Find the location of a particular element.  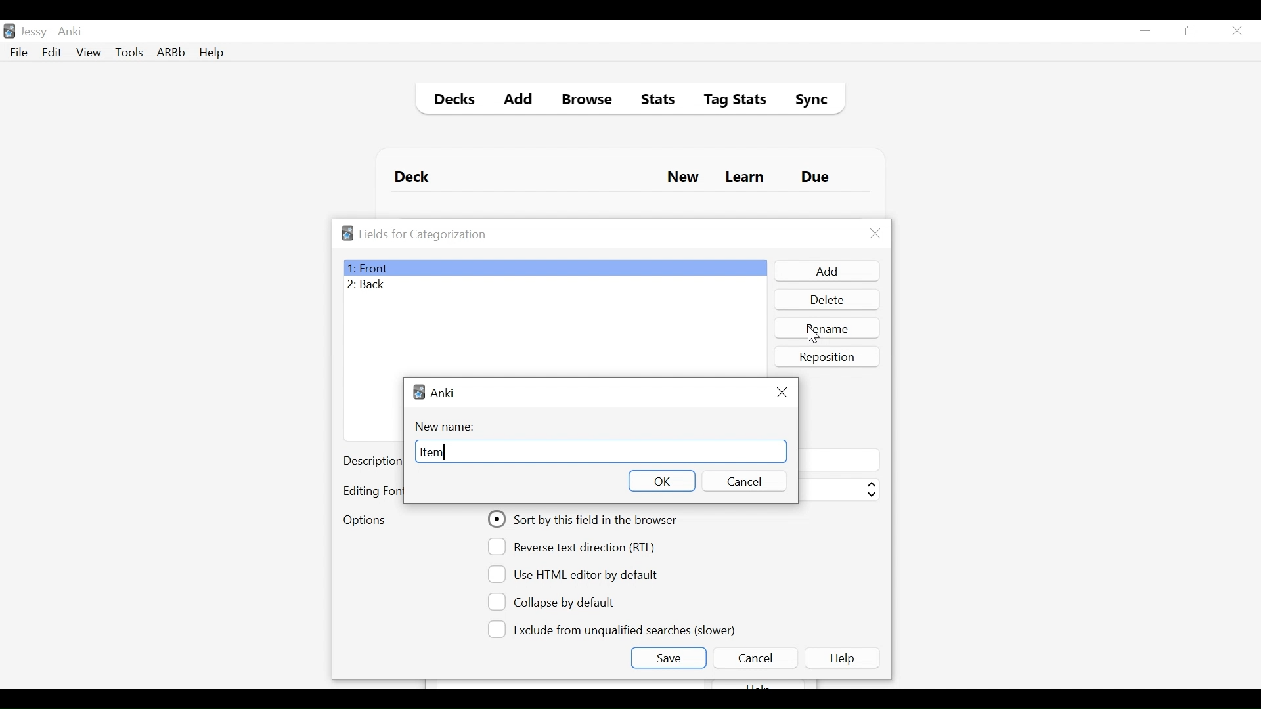

(un)select Use HTML editor by default is located at coordinates (577, 574).